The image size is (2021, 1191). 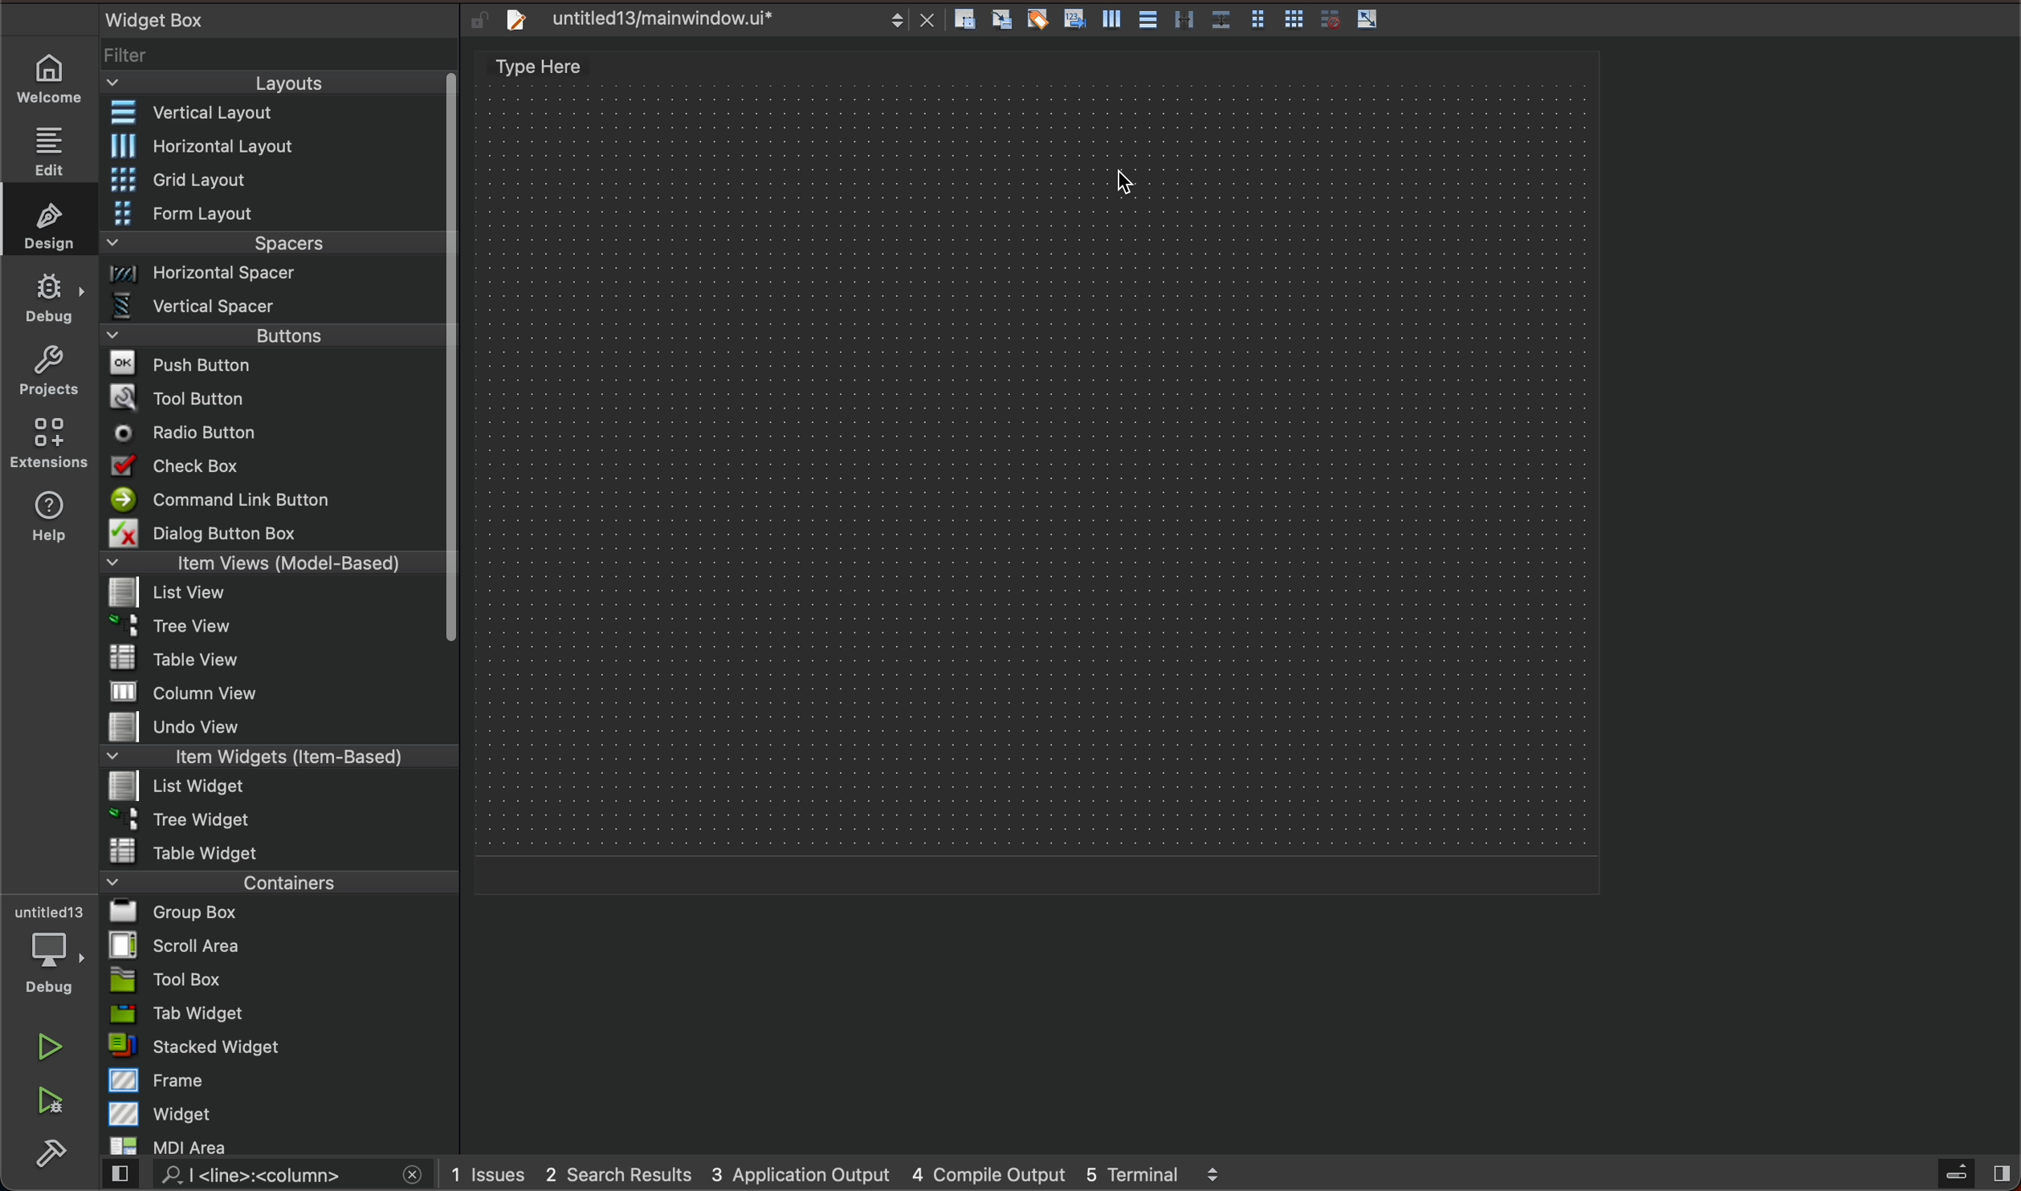 I want to click on group box, so click(x=282, y=913).